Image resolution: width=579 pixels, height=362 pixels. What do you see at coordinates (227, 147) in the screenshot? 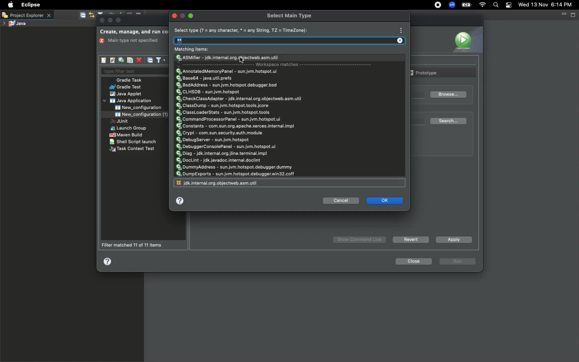
I see `DebuggerConsolePanel - sun.jvm.hotspot.ui` at bounding box center [227, 147].